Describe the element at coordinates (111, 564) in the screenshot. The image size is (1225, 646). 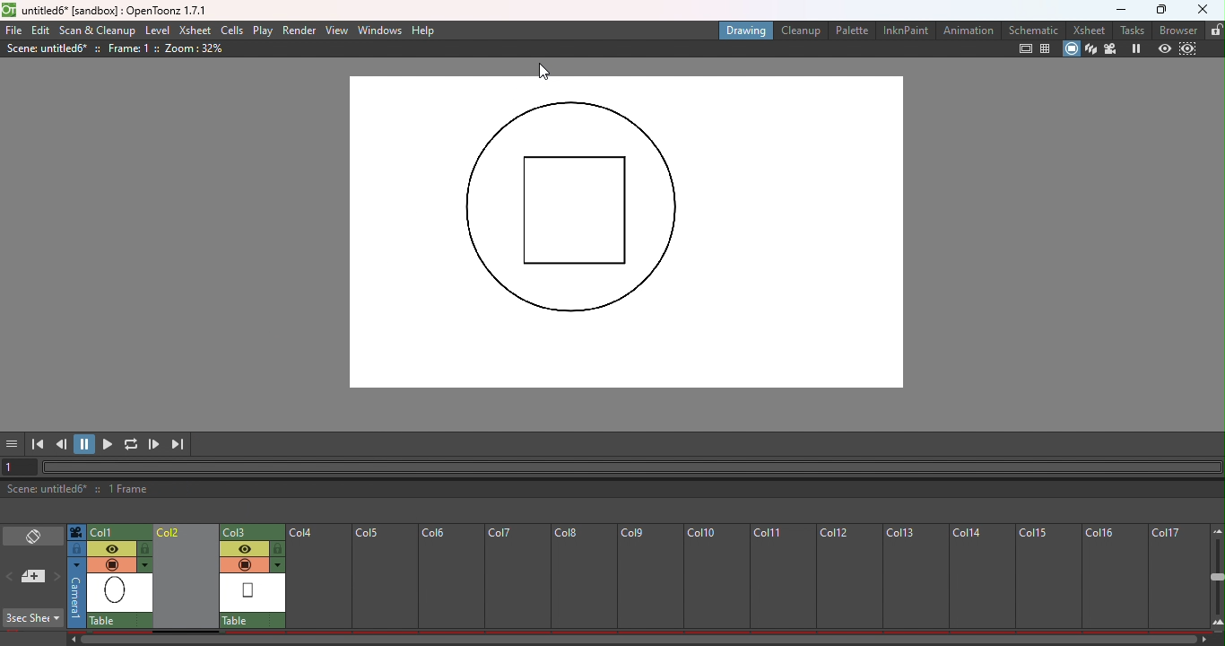
I see `Camera stand visibility toggle` at that location.